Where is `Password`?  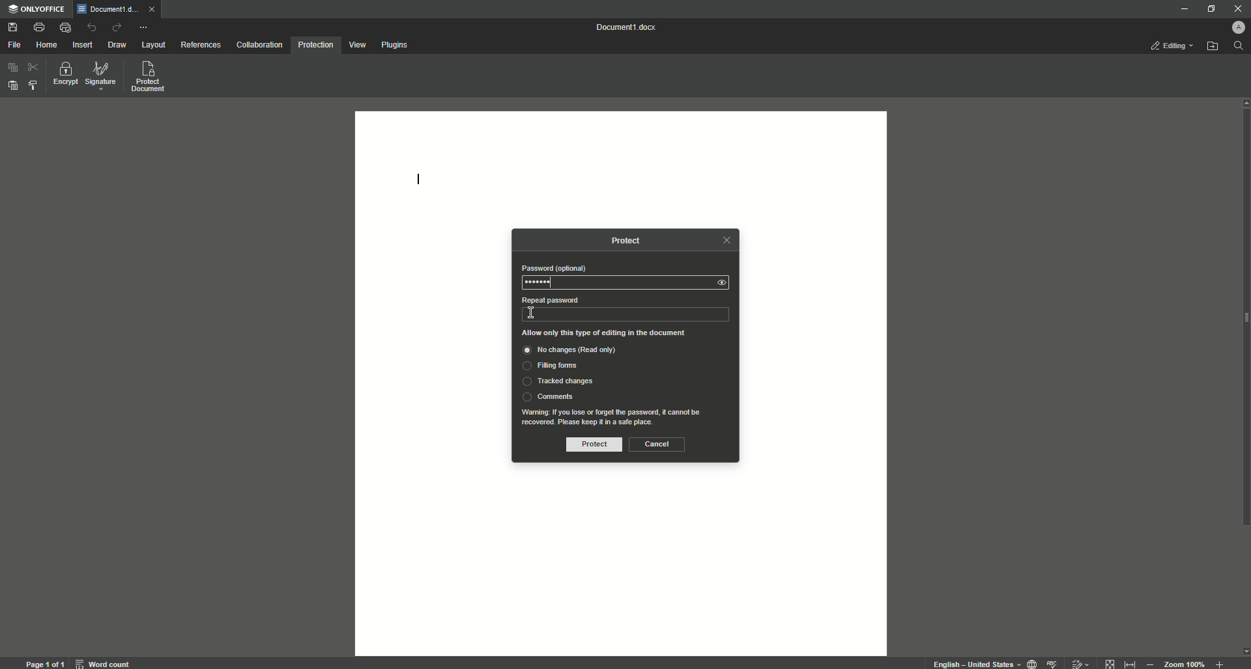 Password is located at coordinates (553, 268).